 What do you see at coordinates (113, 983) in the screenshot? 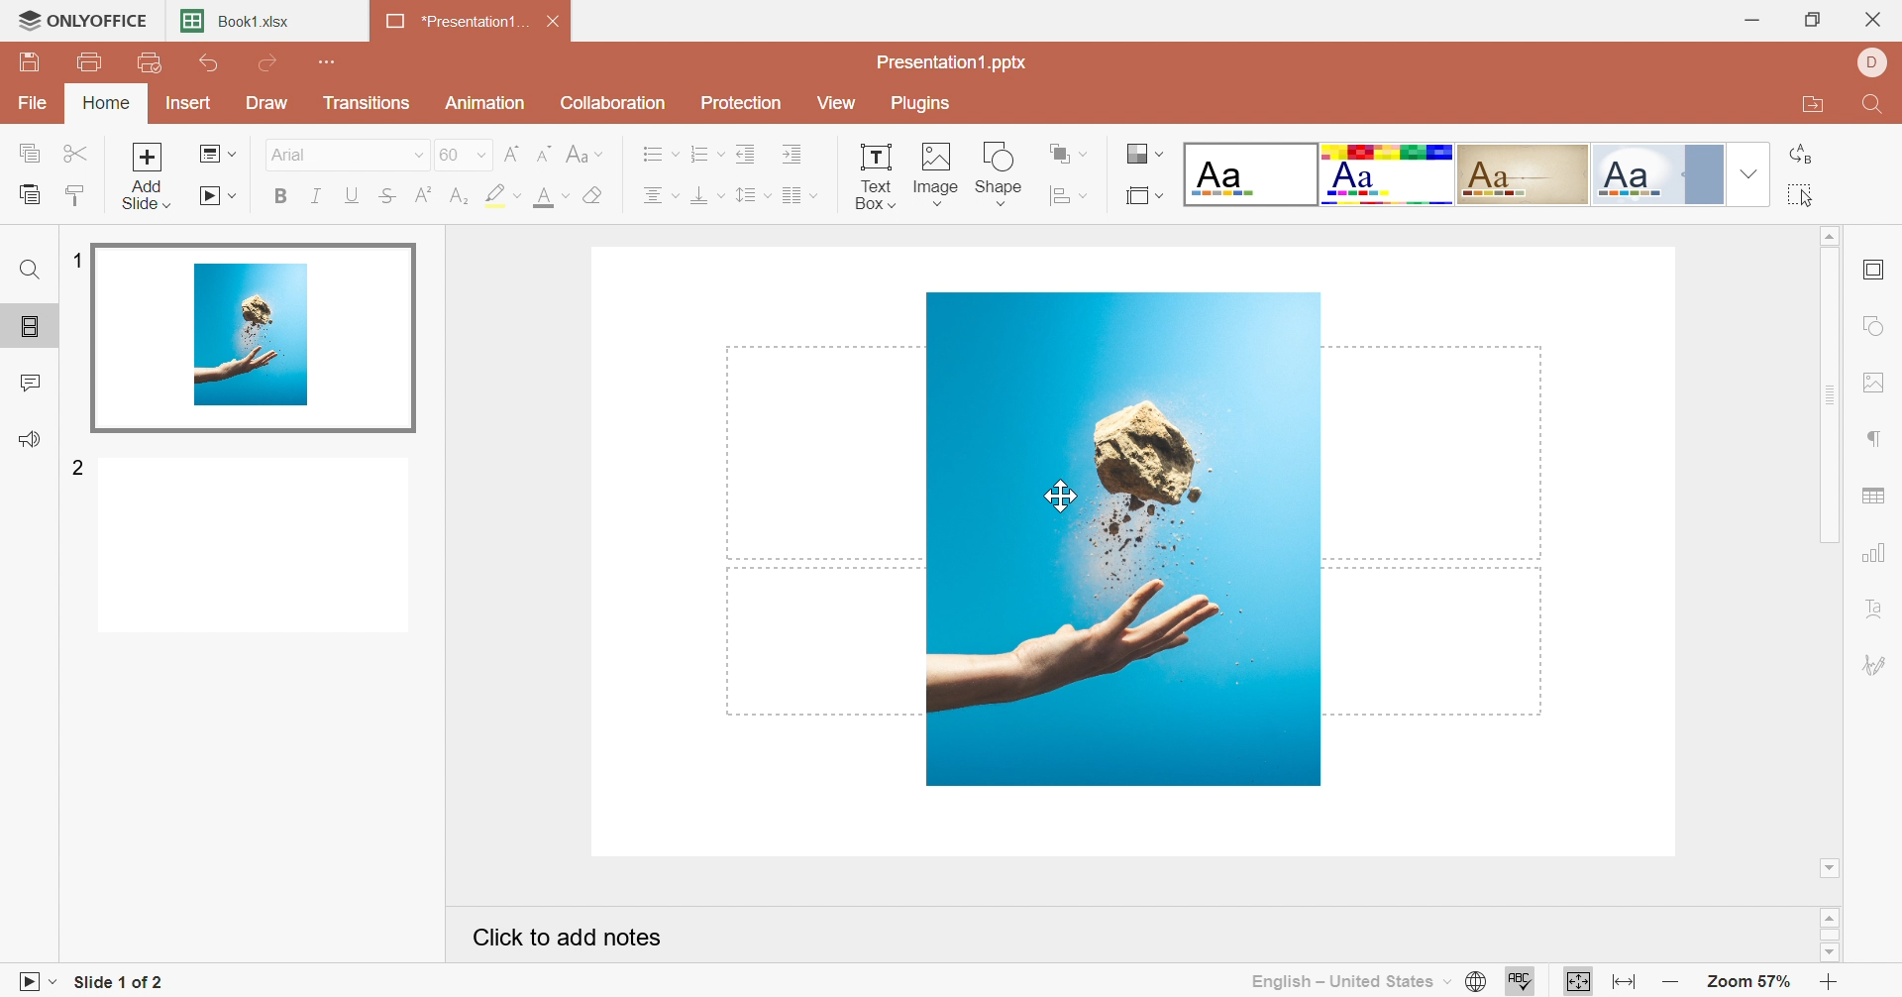
I see `Slide 1 of 2` at bounding box center [113, 983].